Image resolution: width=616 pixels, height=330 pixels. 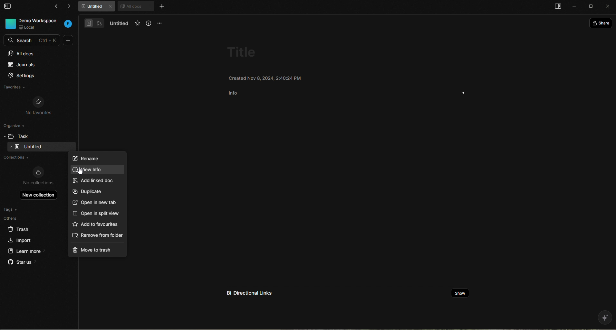 What do you see at coordinates (94, 23) in the screenshot?
I see `docs` at bounding box center [94, 23].